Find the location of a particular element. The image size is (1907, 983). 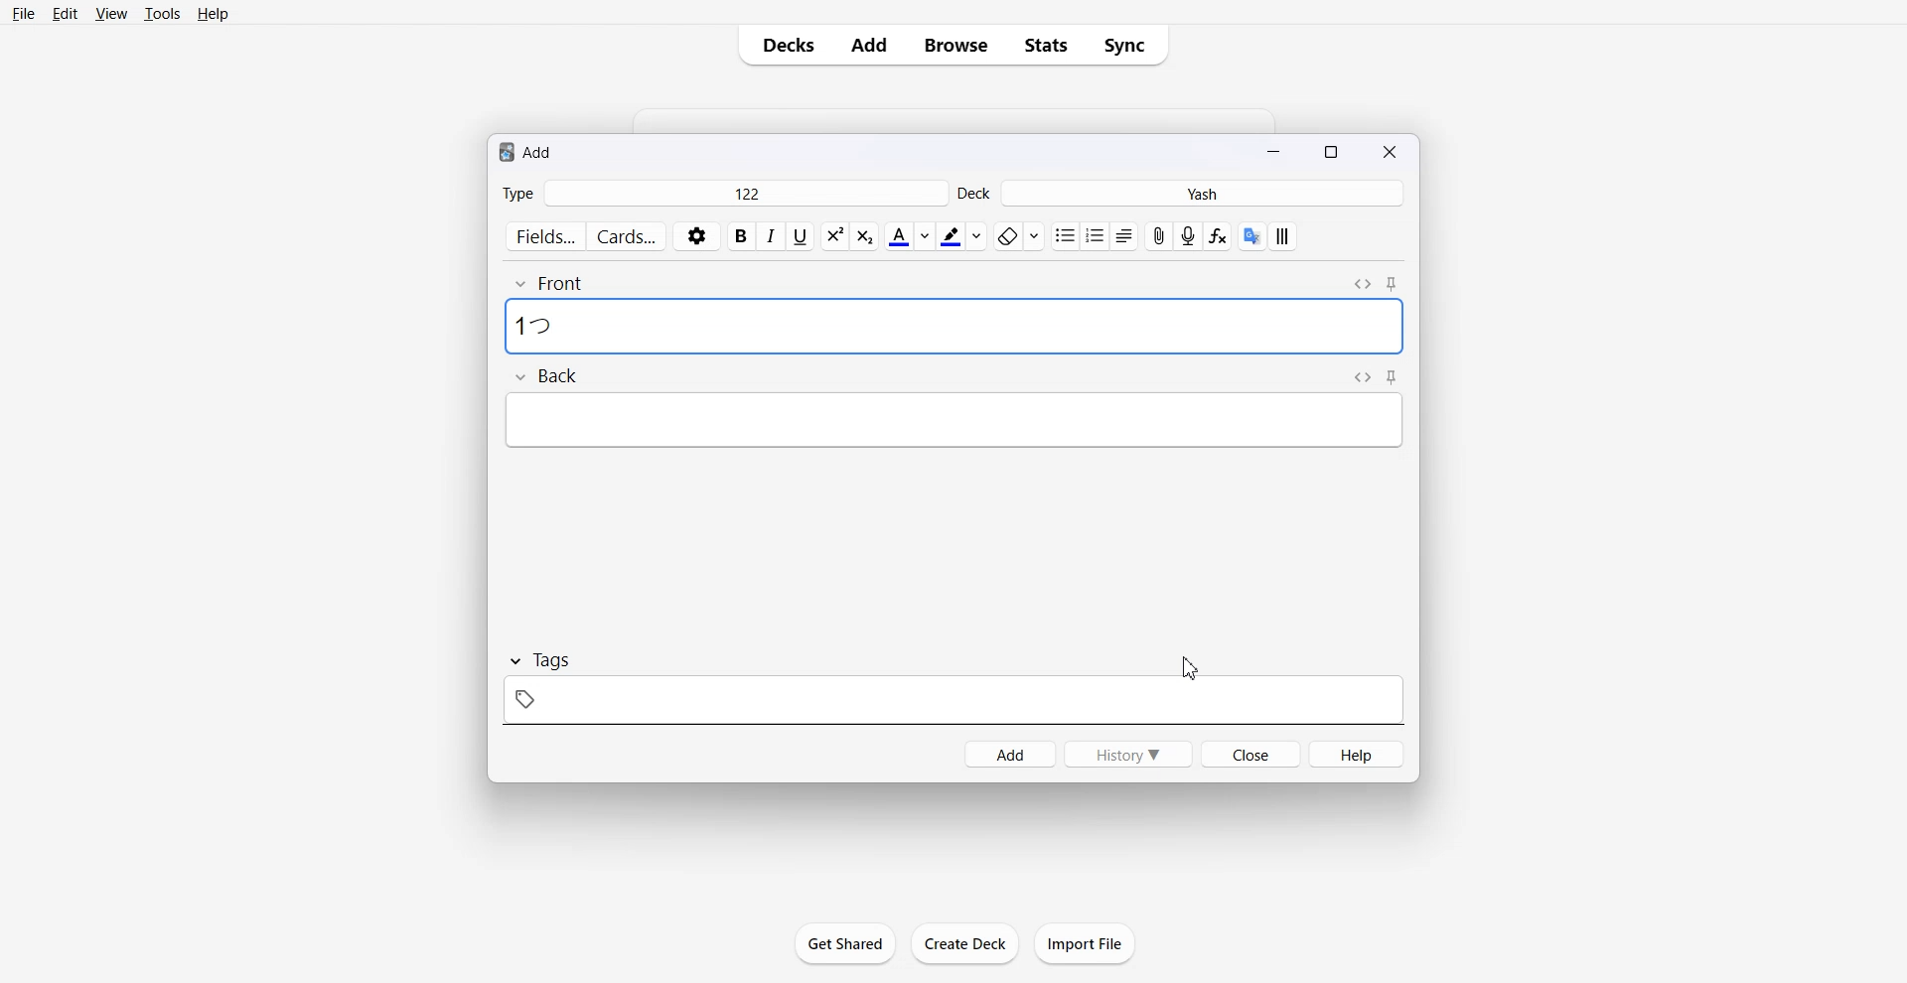

Cards is located at coordinates (628, 236).